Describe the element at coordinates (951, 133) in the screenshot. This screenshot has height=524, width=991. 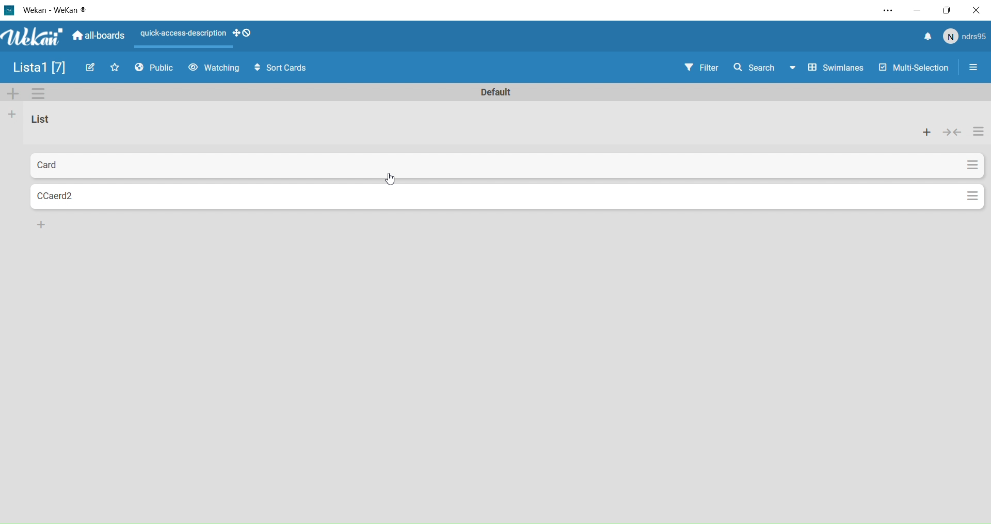
I see `Collapse` at that location.